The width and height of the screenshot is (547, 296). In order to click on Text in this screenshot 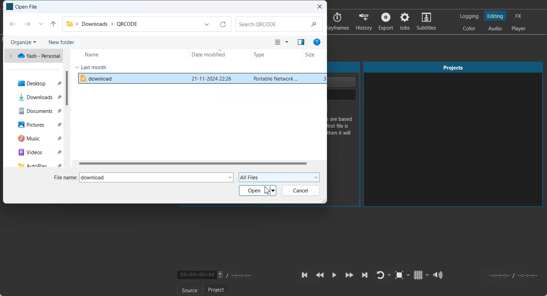, I will do `click(22, 7)`.